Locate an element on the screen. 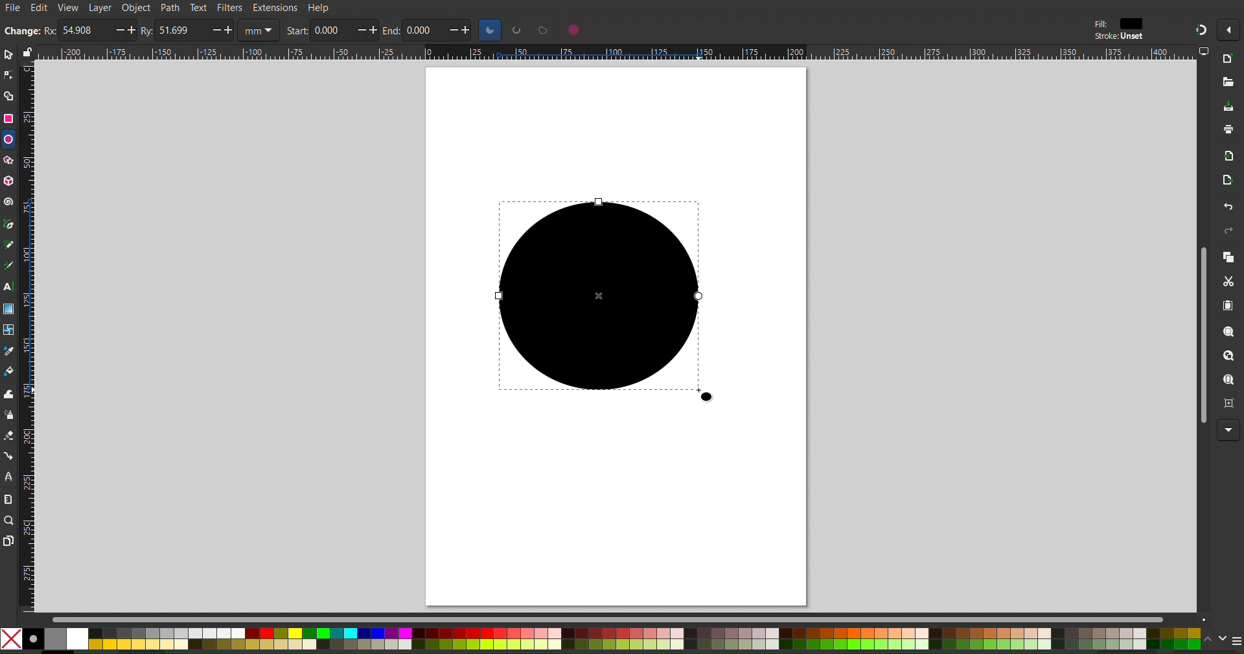  start is located at coordinates (295, 32).